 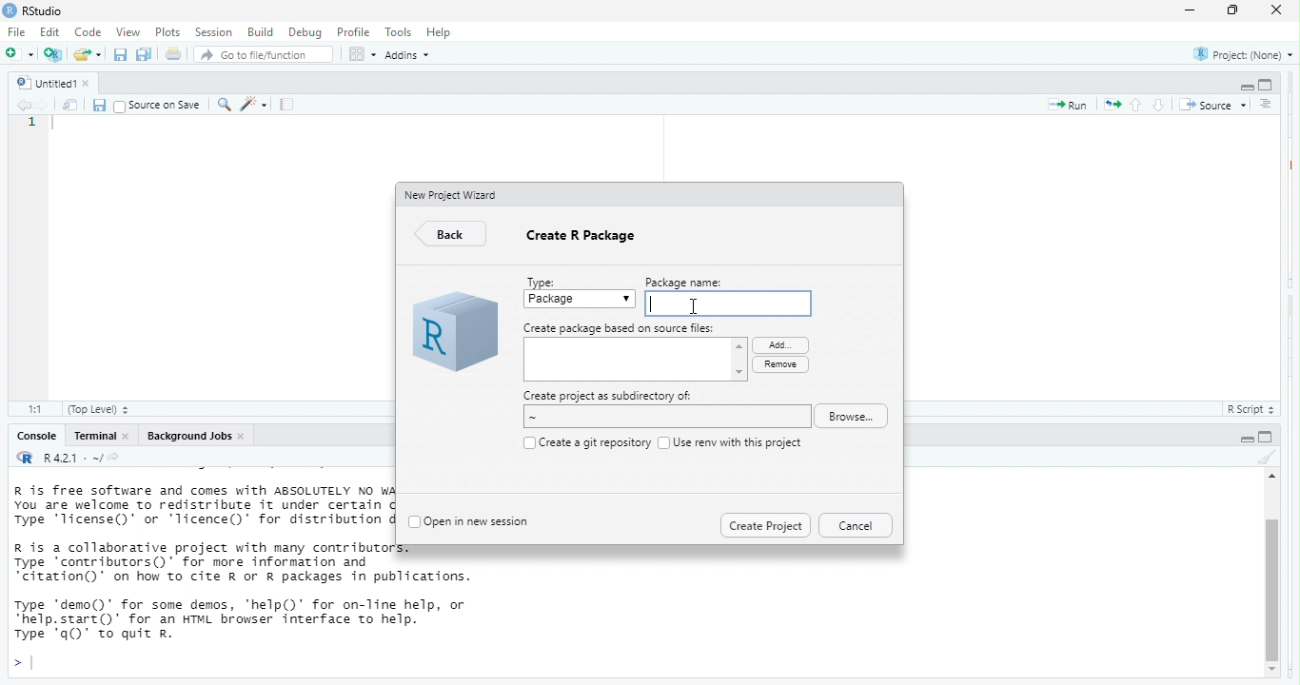 I want to click on Back, so click(x=453, y=235).